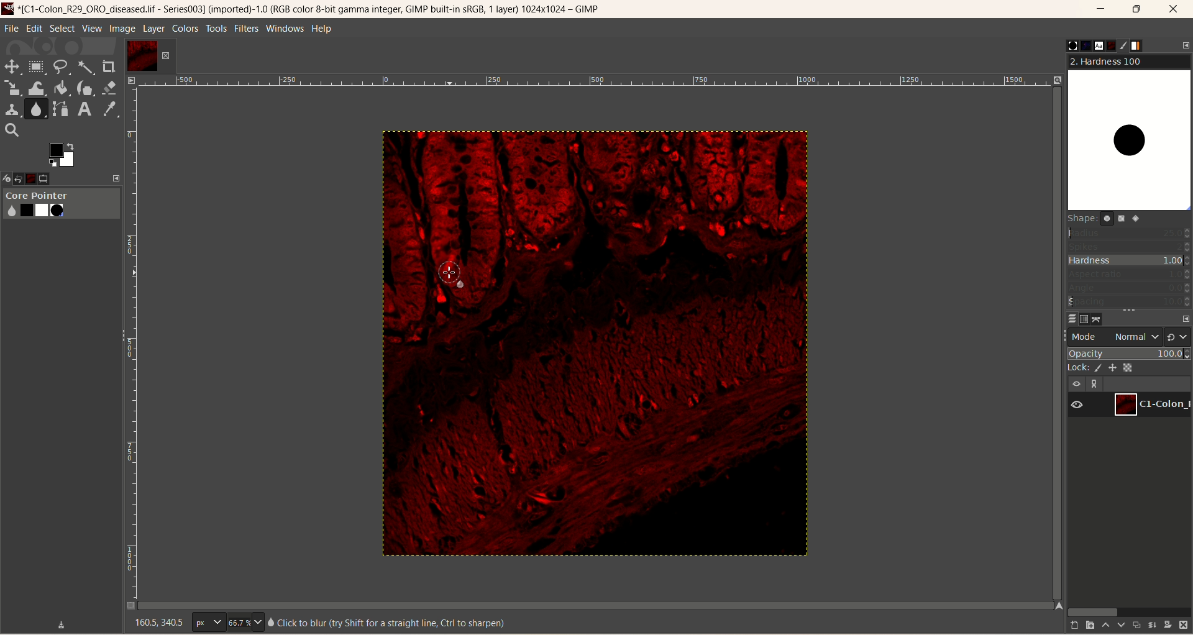 This screenshot has width=1193, height=635. Describe the element at coordinates (1127, 611) in the screenshot. I see `horizontal scroll bar` at that location.